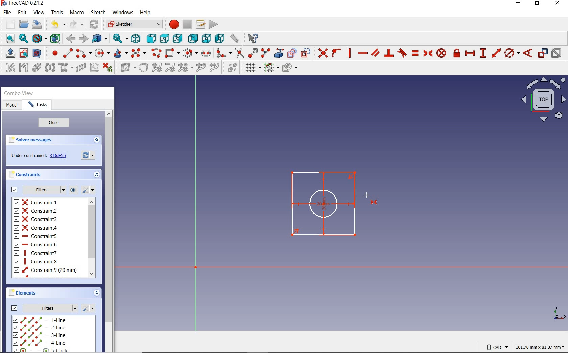 The width and height of the screenshot is (568, 353). What do you see at coordinates (97, 175) in the screenshot?
I see `expand` at bounding box center [97, 175].